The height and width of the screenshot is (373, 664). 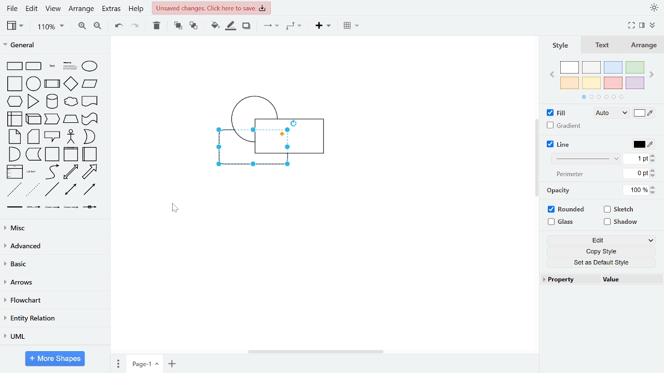 What do you see at coordinates (652, 74) in the screenshot?
I see `next` at bounding box center [652, 74].